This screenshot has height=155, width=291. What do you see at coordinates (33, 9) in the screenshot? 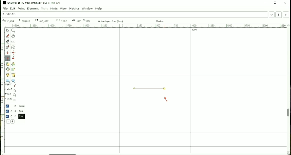
I see `Element` at bounding box center [33, 9].